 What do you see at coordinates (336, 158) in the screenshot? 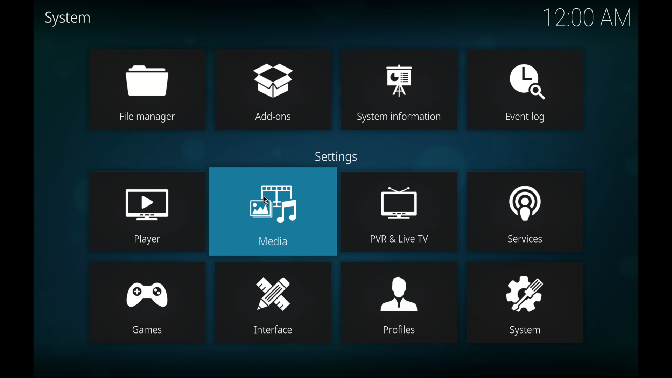
I see `settings` at bounding box center [336, 158].